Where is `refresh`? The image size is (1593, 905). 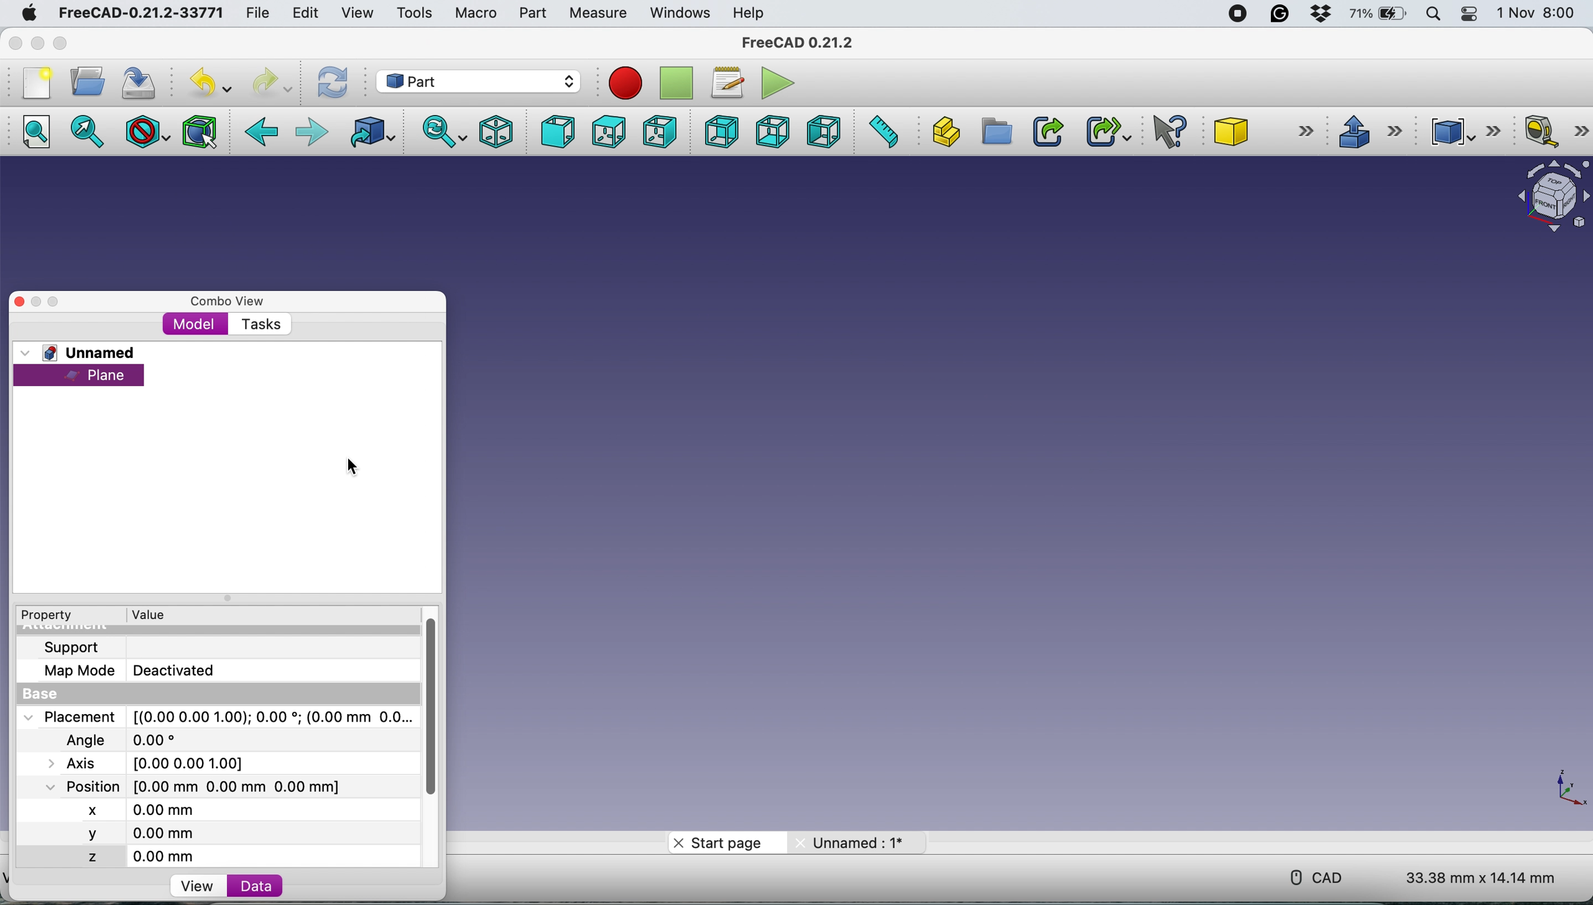
refresh is located at coordinates (334, 83).